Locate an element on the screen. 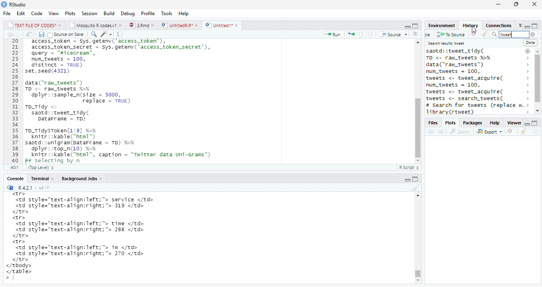 The image size is (542, 287). Console is located at coordinates (13, 178).